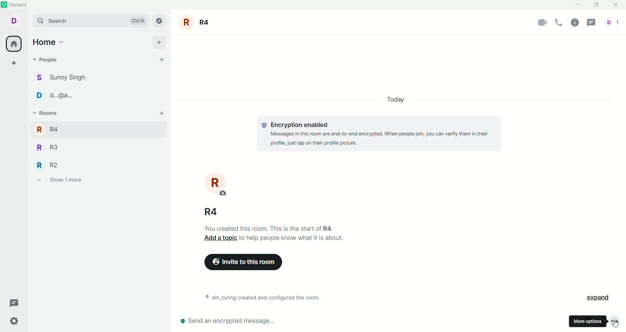  Describe the element at coordinates (48, 43) in the screenshot. I see `home` at that location.